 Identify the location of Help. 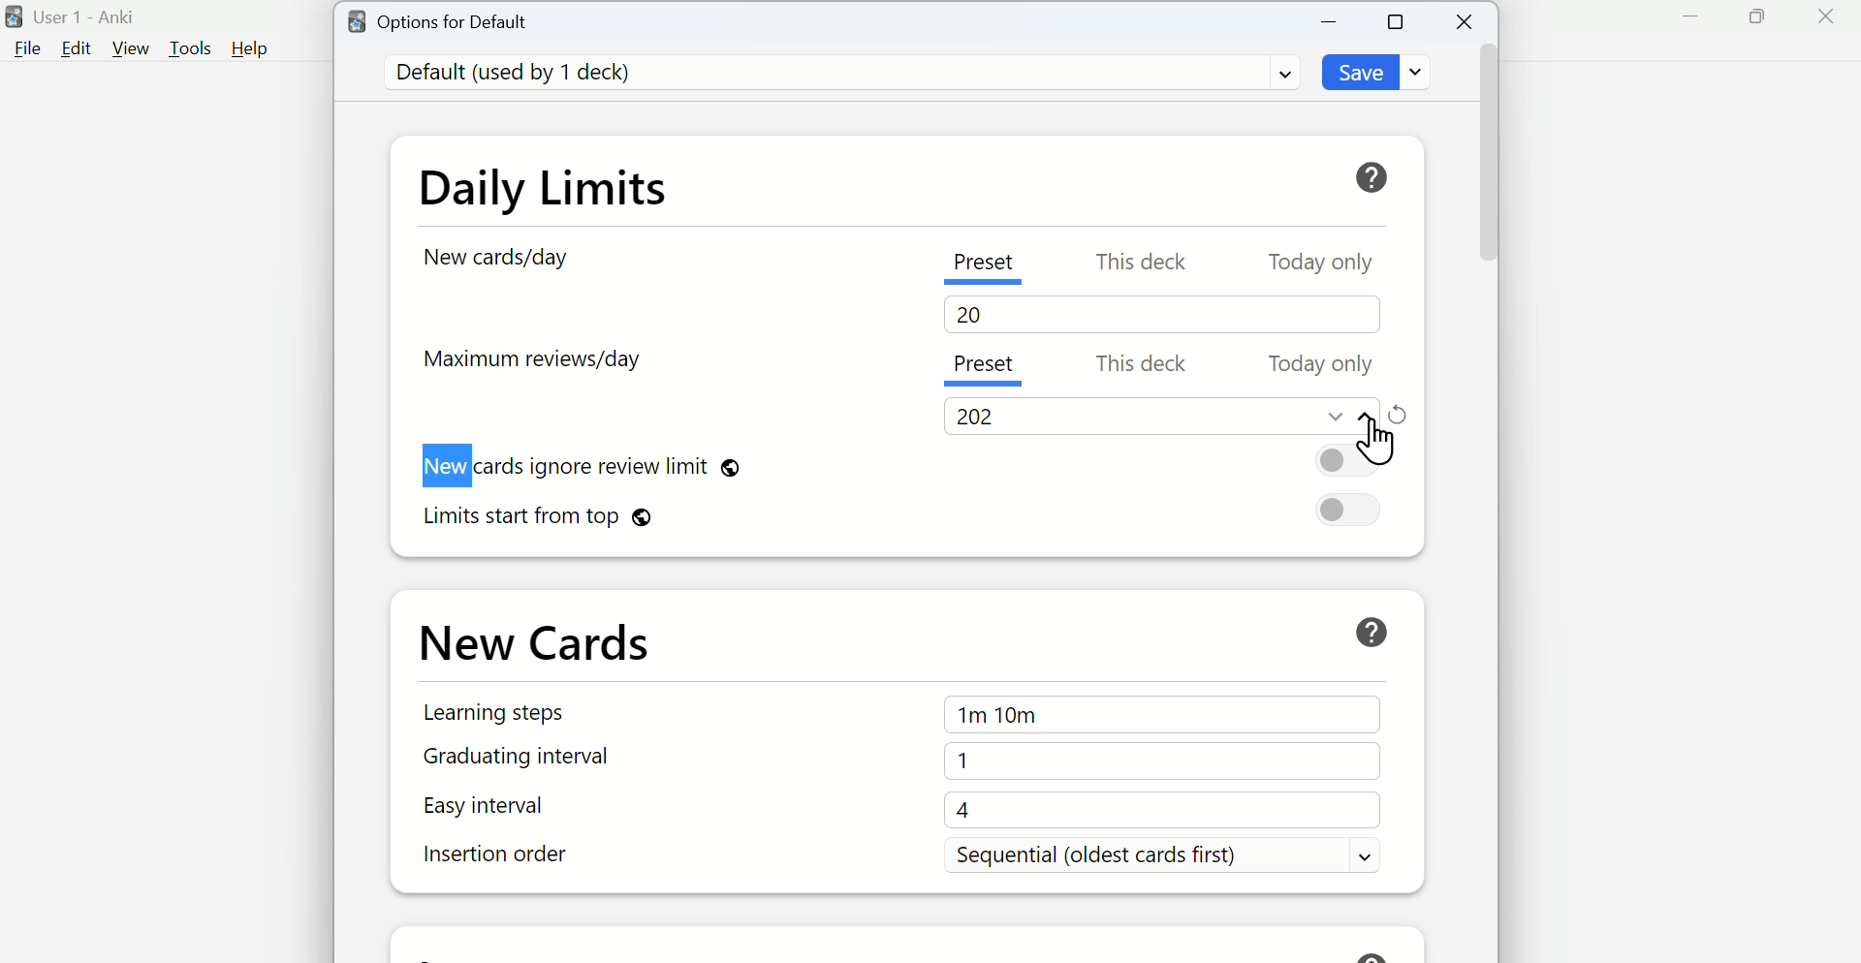
(1371, 632).